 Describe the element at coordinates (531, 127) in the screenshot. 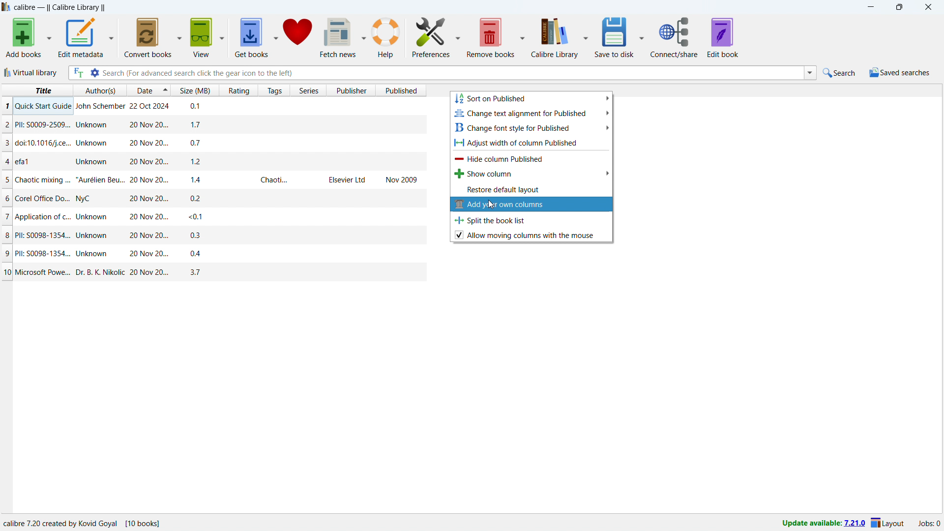

I see `change font style for published` at that location.